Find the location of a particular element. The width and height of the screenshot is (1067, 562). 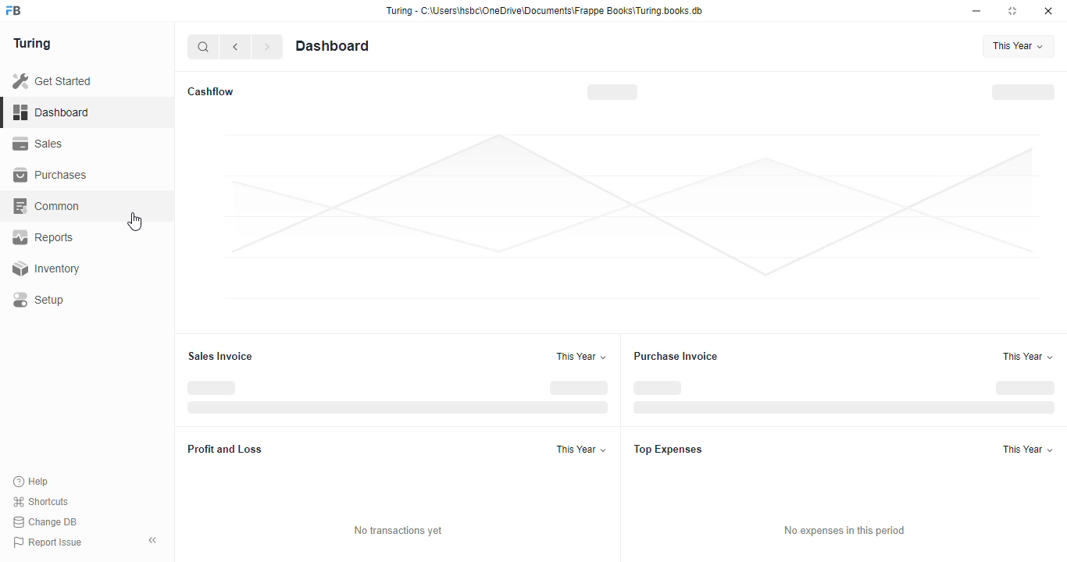

this year is located at coordinates (580, 356).